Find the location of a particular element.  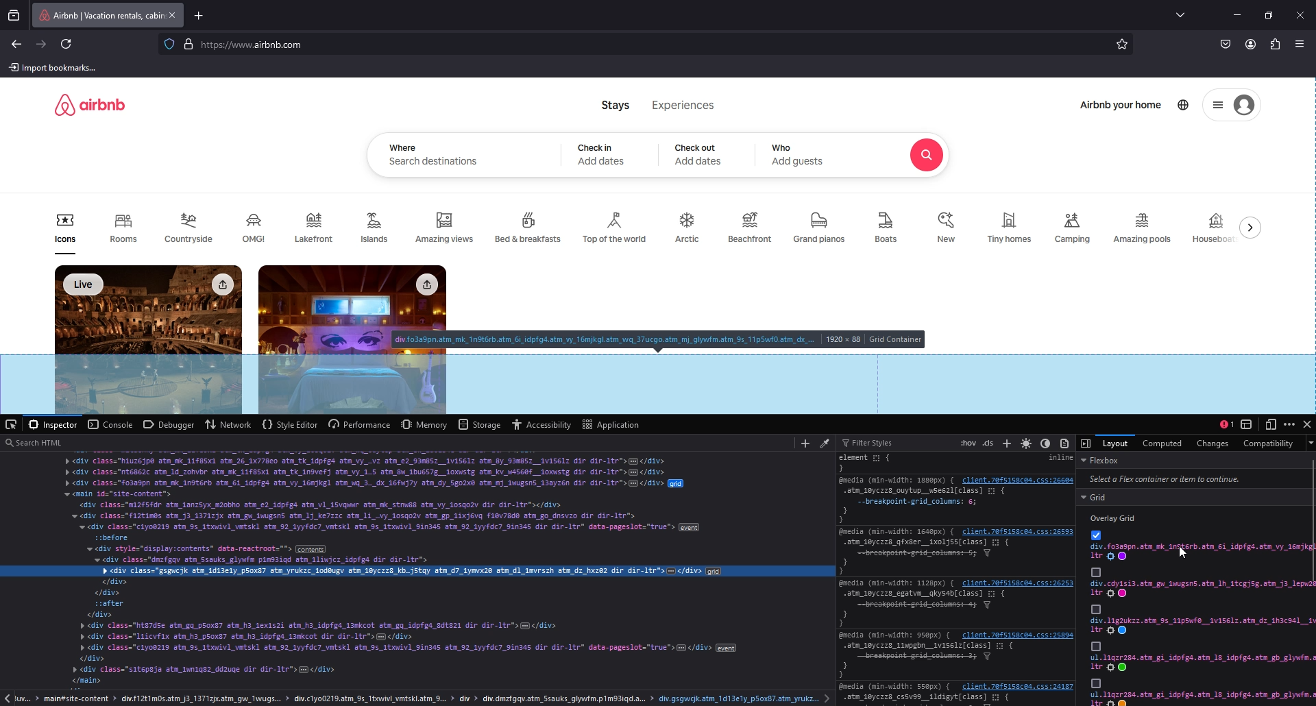

back is located at coordinates (17, 45).